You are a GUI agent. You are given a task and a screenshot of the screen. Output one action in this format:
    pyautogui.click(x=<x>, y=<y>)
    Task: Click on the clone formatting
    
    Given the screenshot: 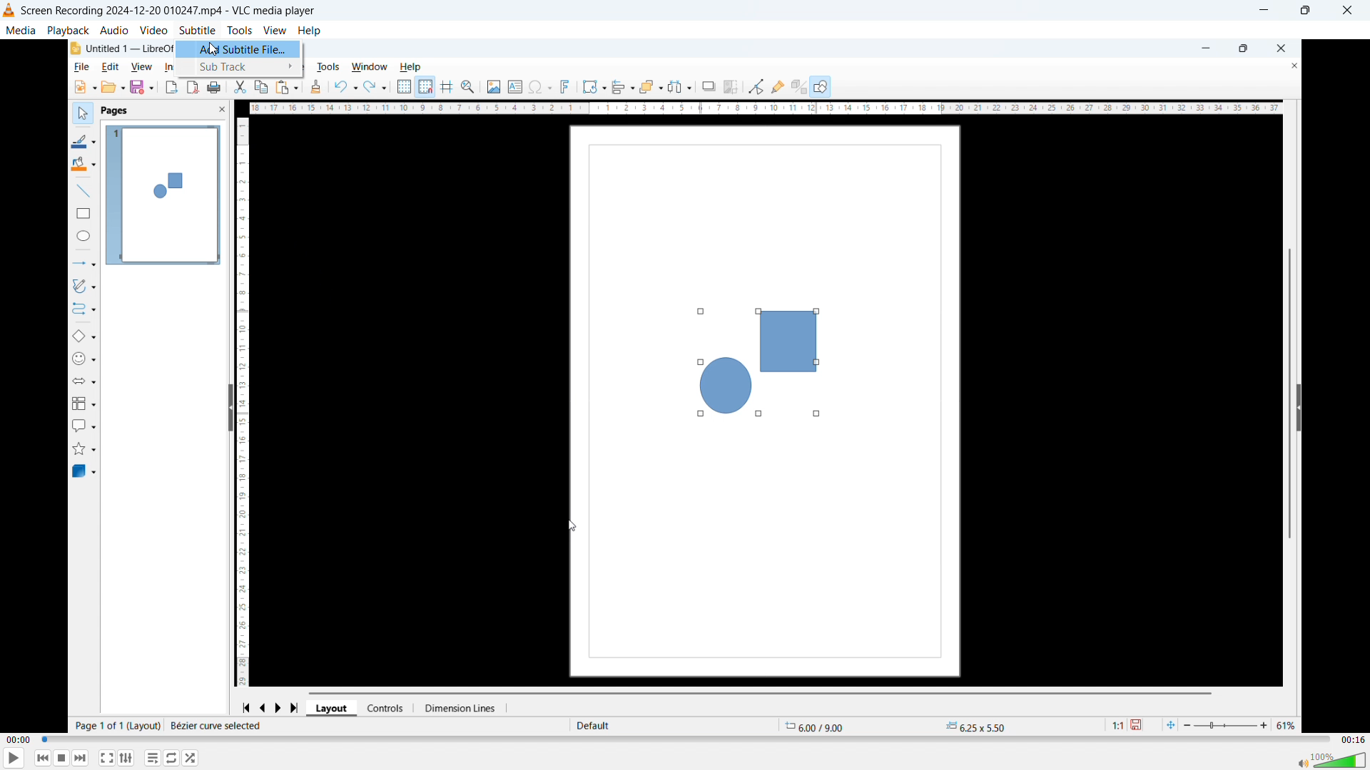 What is the action you would take?
    pyautogui.click(x=315, y=87)
    